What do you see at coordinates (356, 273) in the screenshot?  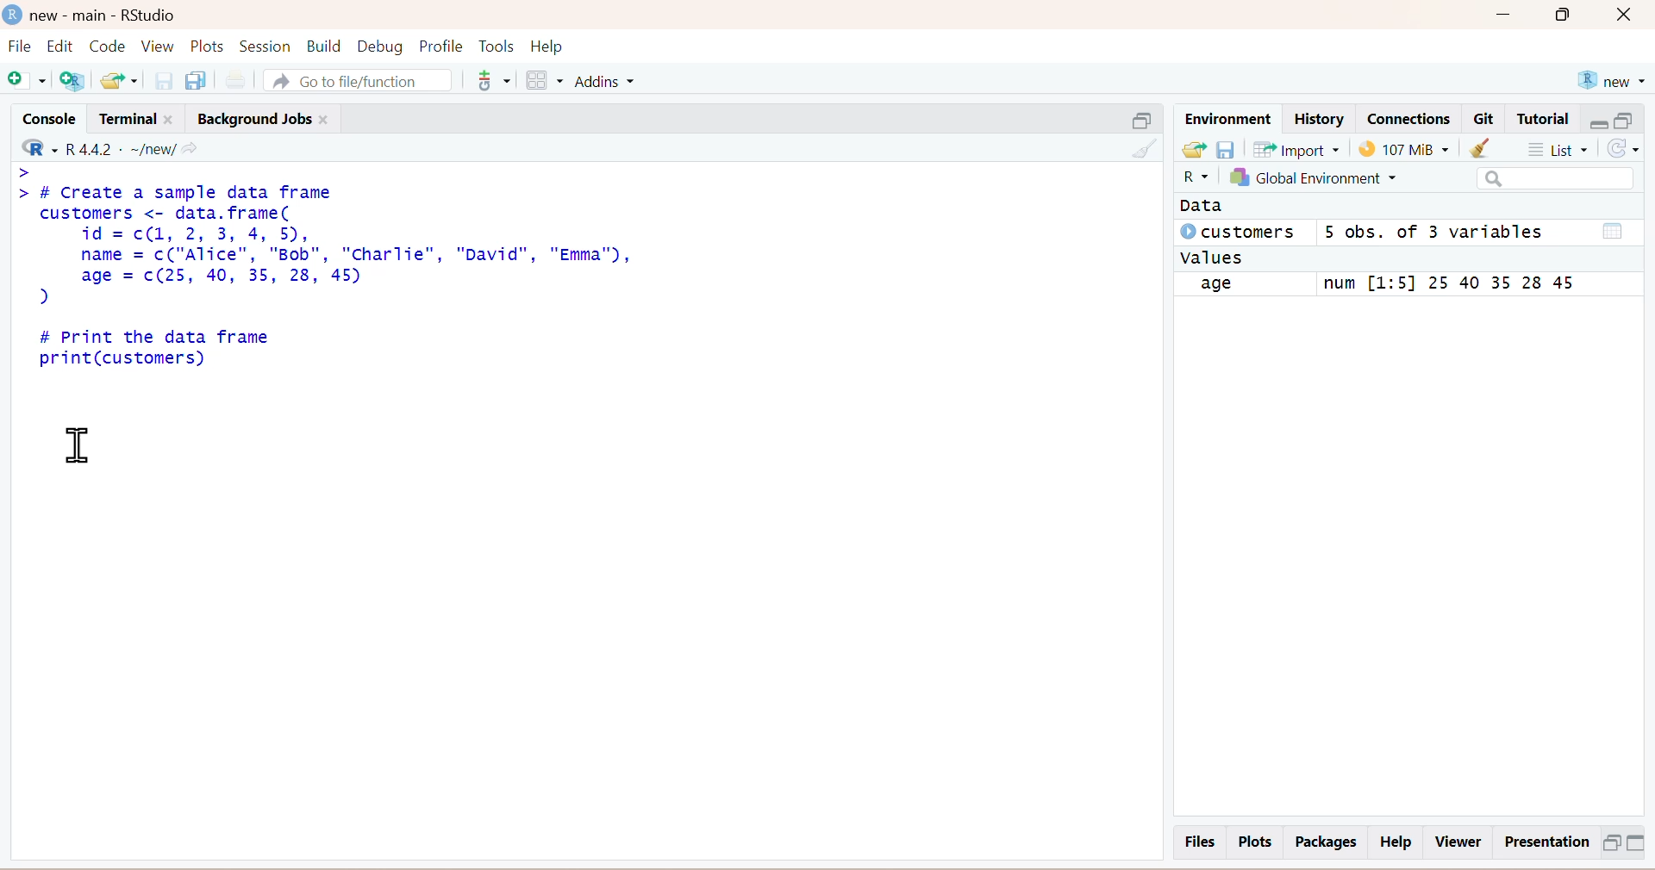 I see `>
> # Create a sample data frame
customers <- data. frame(
id = c(1, 2, 3, 4, 5),
name = c("Alice", "Bob", "Charlie", "David", "Emma"),
age = c(25, 40, 35, 28, 45)
)
# Print the data frame
print(customers)` at bounding box center [356, 273].